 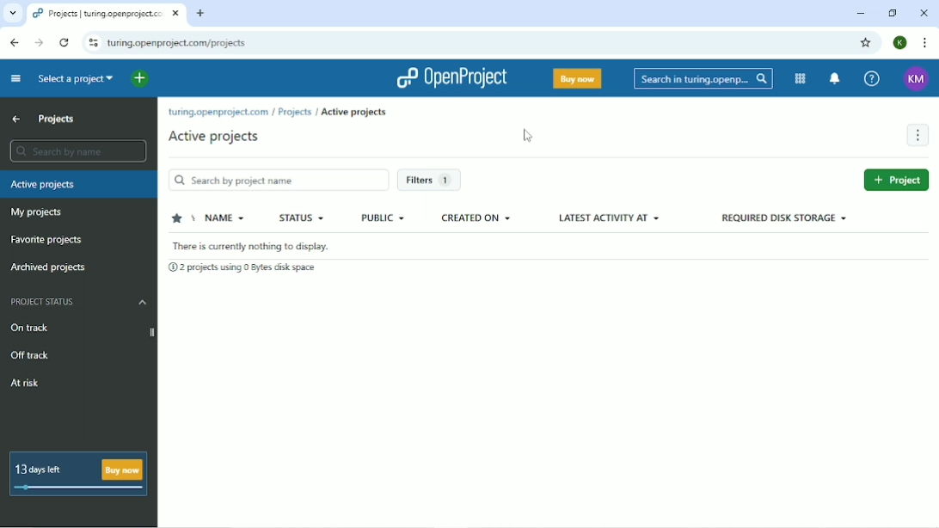 What do you see at coordinates (214, 137) in the screenshot?
I see `Active projects` at bounding box center [214, 137].